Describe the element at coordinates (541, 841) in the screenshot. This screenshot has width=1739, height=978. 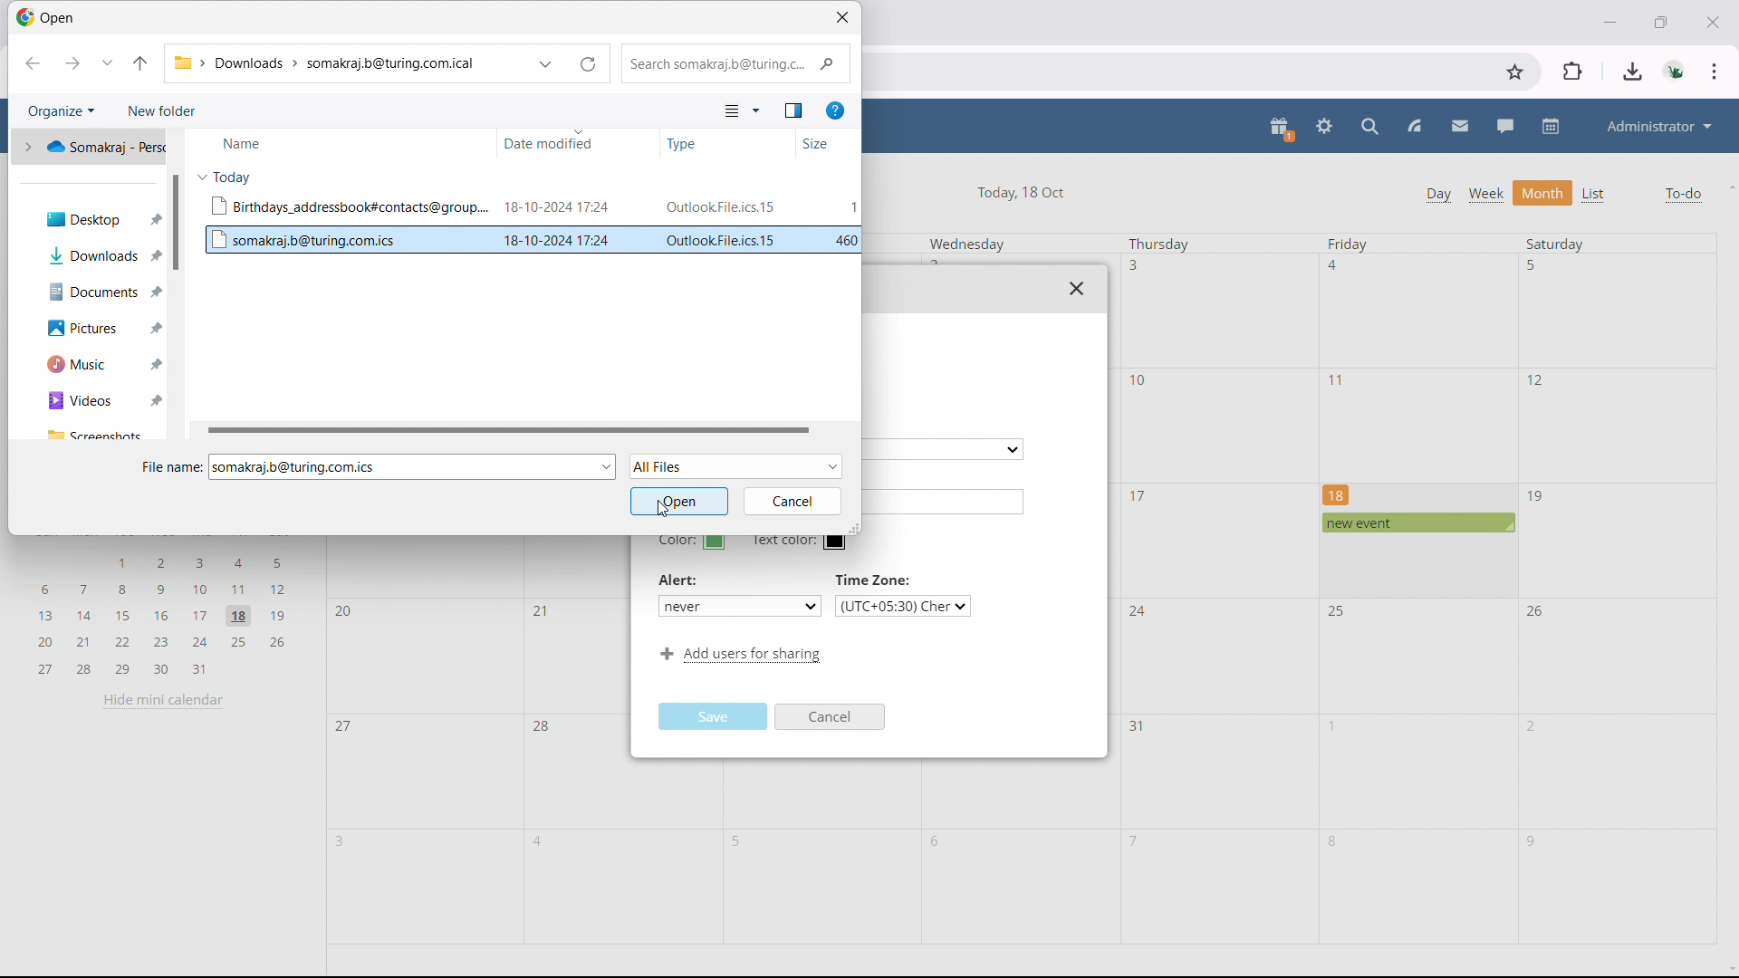
I see `4` at that location.